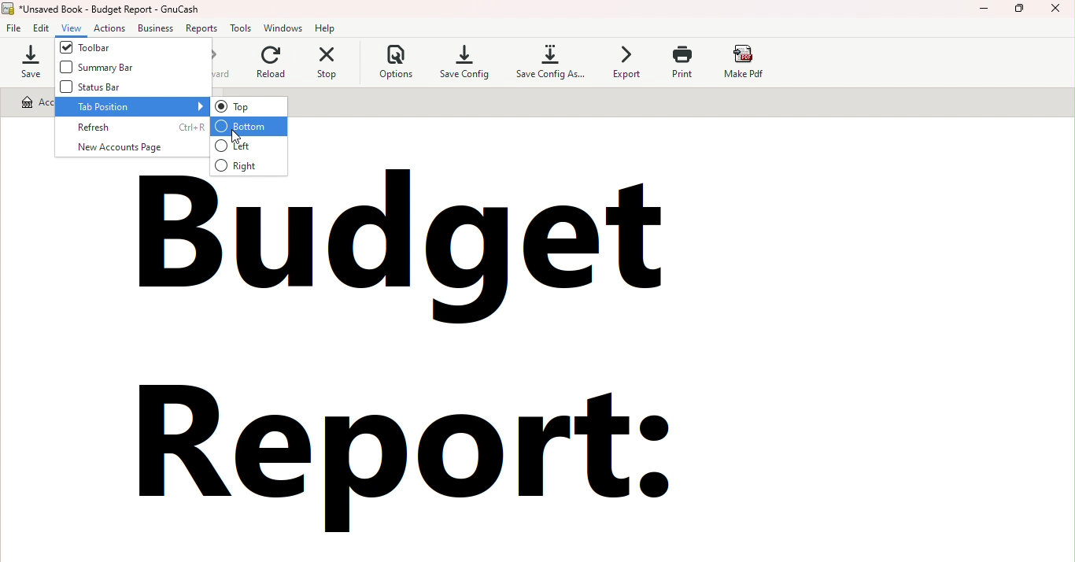  Describe the element at coordinates (463, 64) in the screenshot. I see `Save config` at that location.